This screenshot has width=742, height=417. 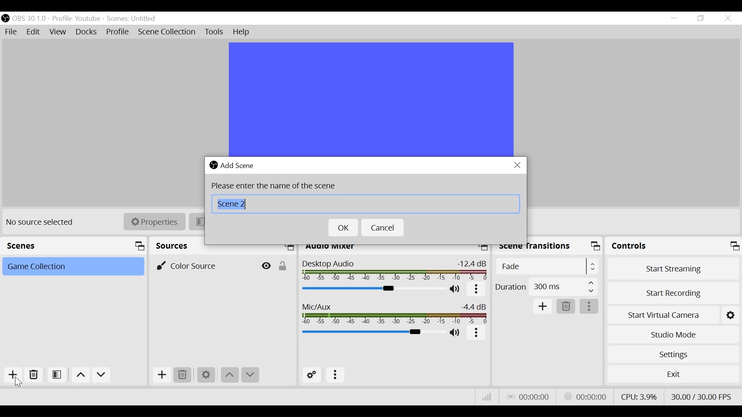 What do you see at coordinates (240, 164) in the screenshot?
I see `Add Scene` at bounding box center [240, 164].